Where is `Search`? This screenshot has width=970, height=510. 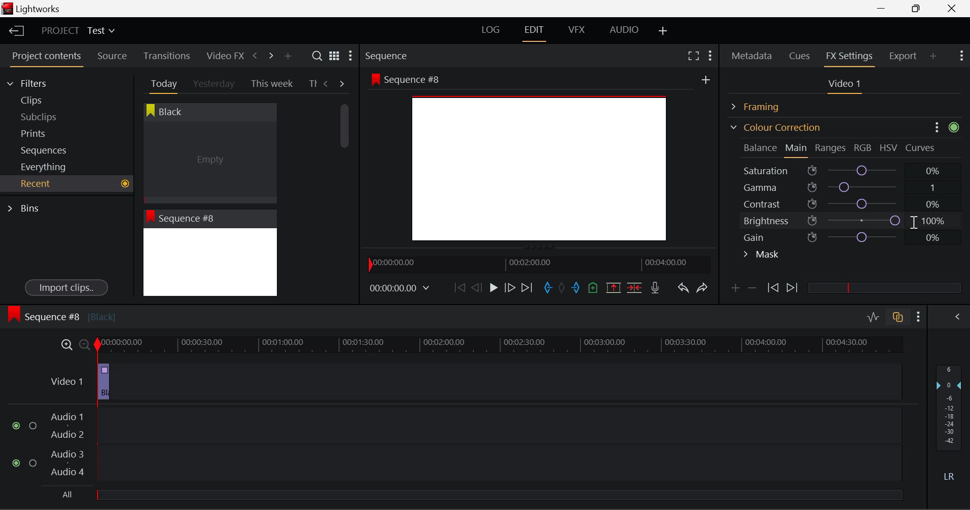 Search is located at coordinates (318, 56).